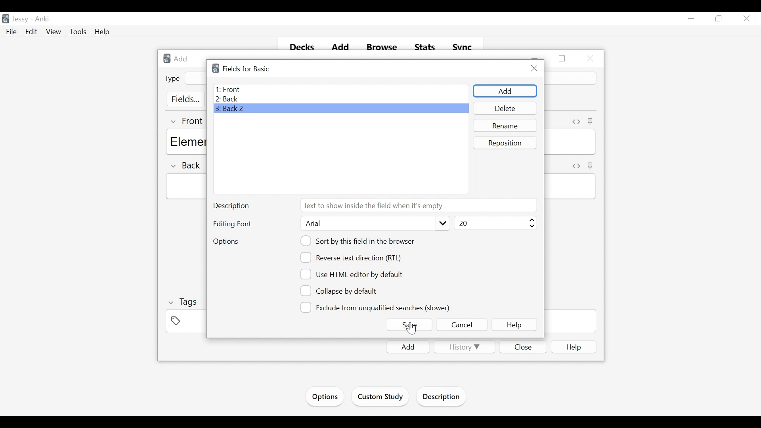 This screenshot has height=428, width=761. Describe the element at coordinates (495, 223) in the screenshot. I see `Select Font Size` at that location.